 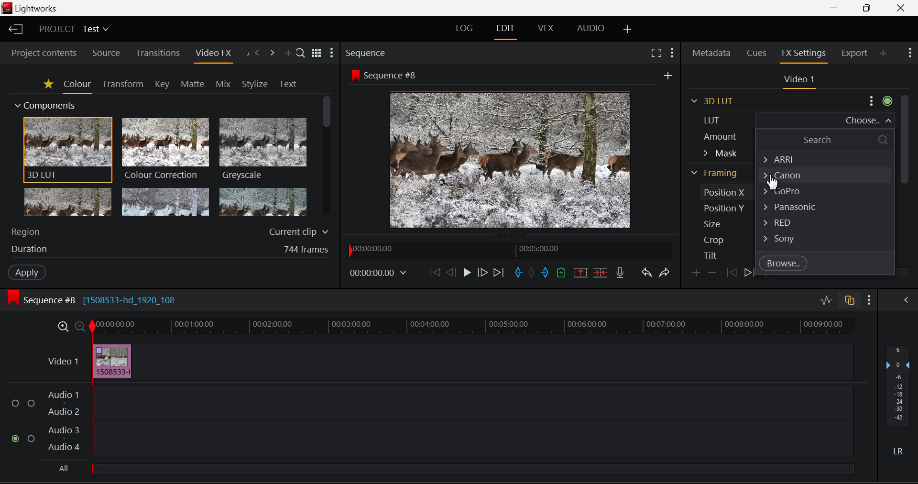 What do you see at coordinates (807, 222) in the screenshot?
I see `RED` at bounding box center [807, 222].